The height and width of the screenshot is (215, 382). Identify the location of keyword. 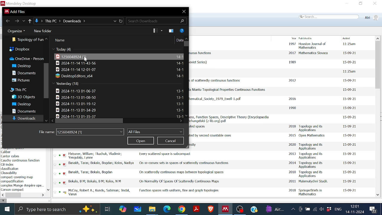
(10, 169).